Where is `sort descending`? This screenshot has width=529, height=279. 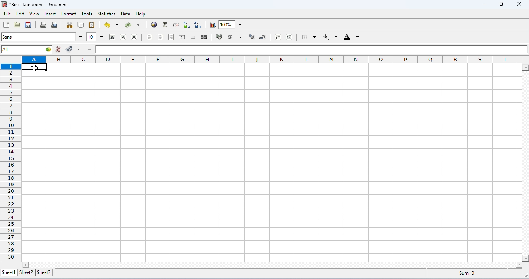
sort descending is located at coordinates (199, 25).